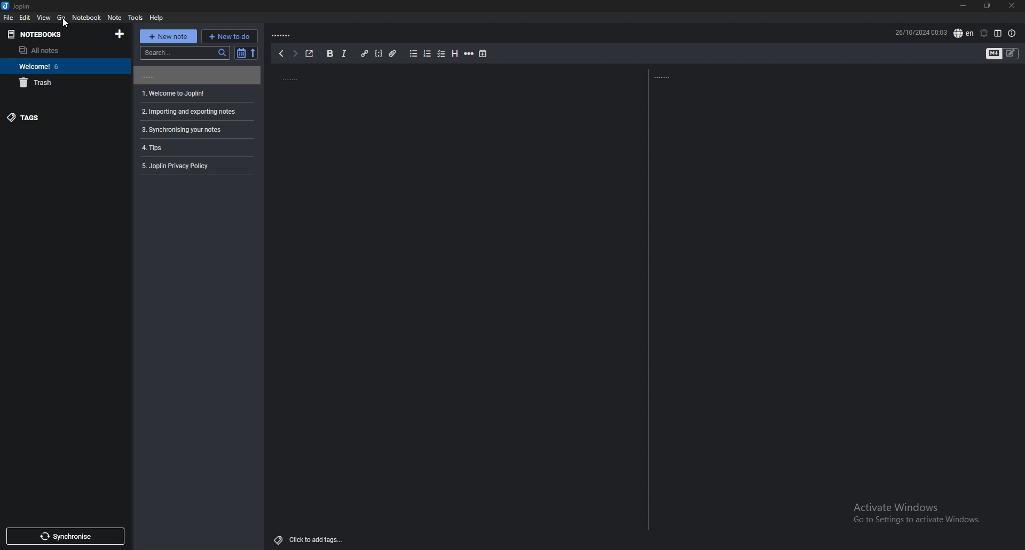  What do you see at coordinates (255, 53) in the screenshot?
I see `reverse sort order` at bounding box center [255, 53].